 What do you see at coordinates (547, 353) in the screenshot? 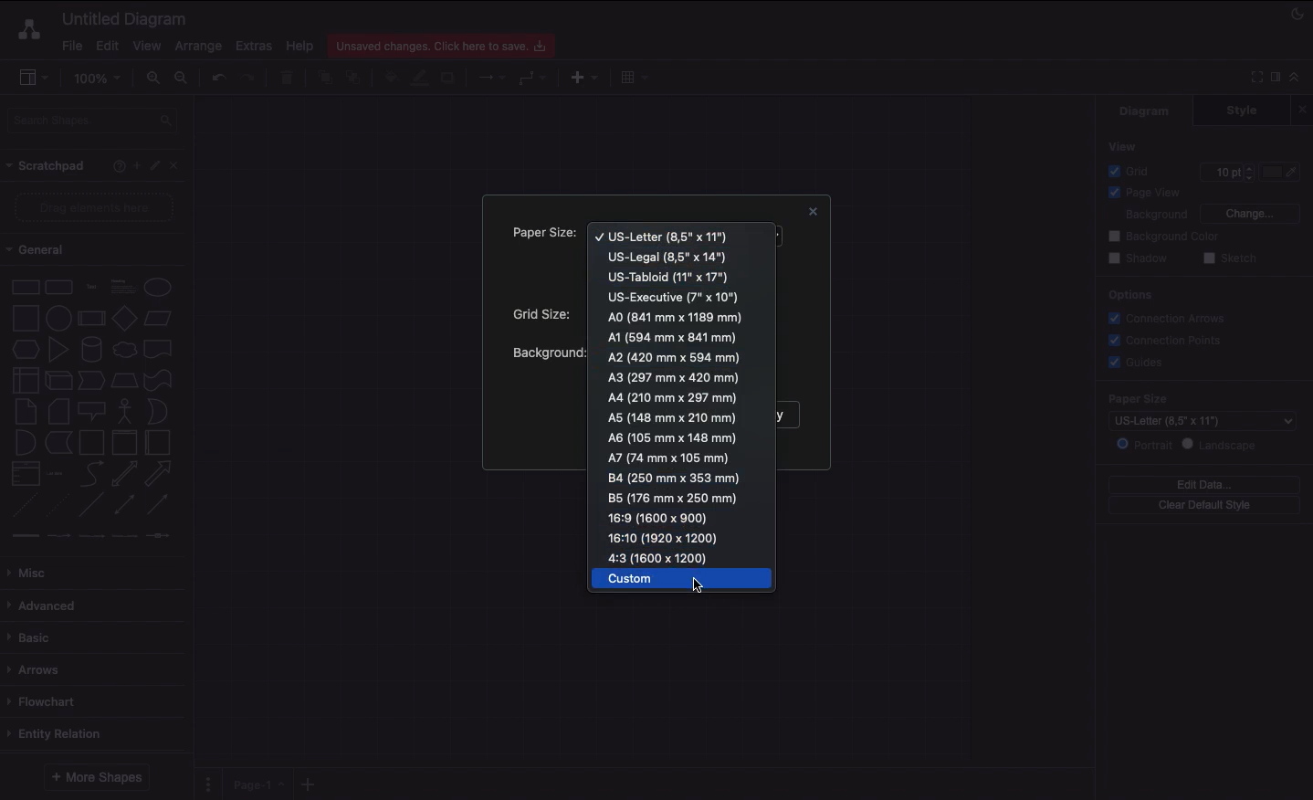
I see `Background` at bounding box center [547, 353].